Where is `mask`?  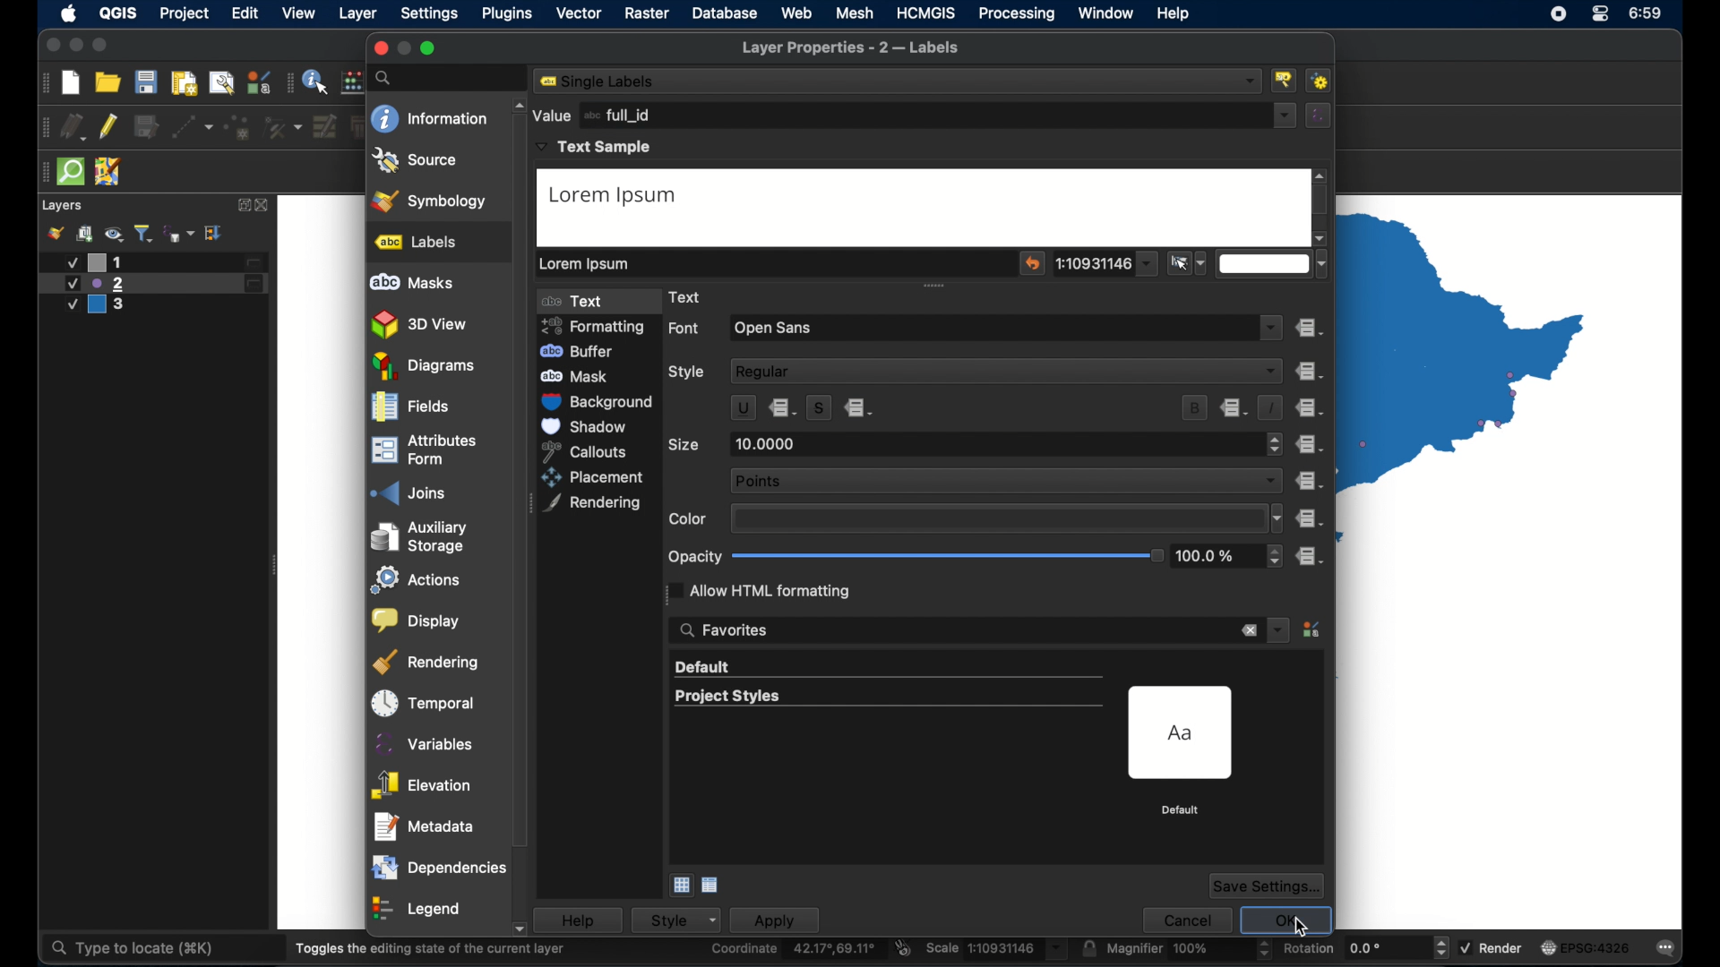 mask is located at coordinates (582, 375).